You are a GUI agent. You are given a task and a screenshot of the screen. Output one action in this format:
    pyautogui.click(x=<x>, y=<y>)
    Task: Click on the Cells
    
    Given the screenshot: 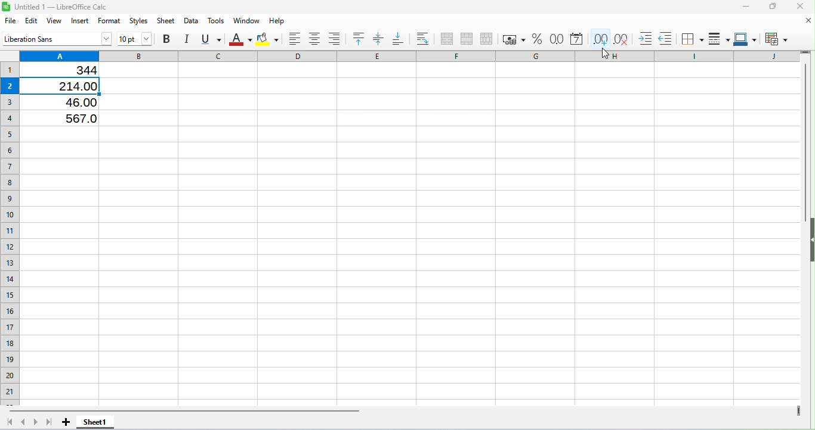 What is the action you would take?
    pyautogui.click(x=410, y=262)
    